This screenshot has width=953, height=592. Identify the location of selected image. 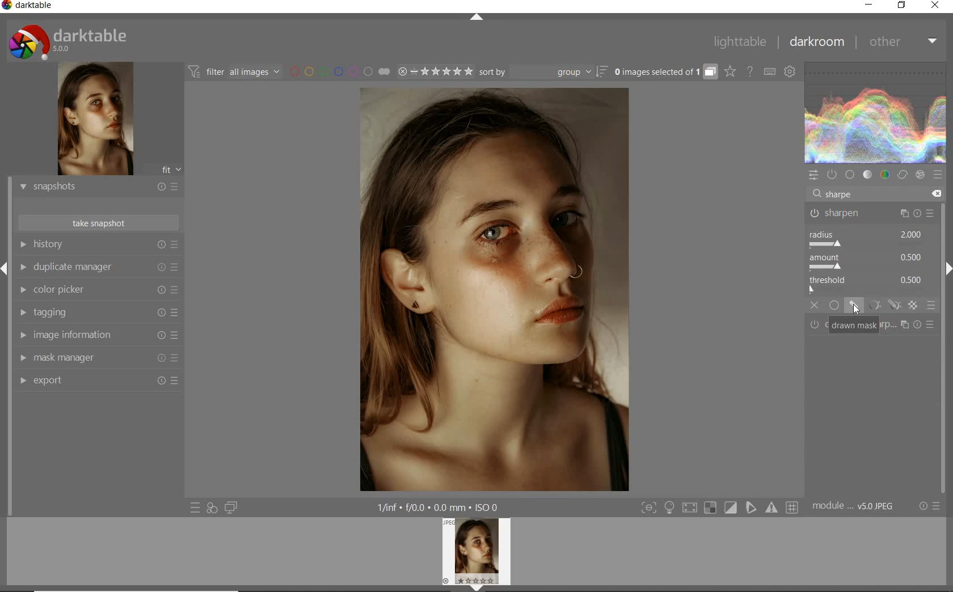
(491, 289).